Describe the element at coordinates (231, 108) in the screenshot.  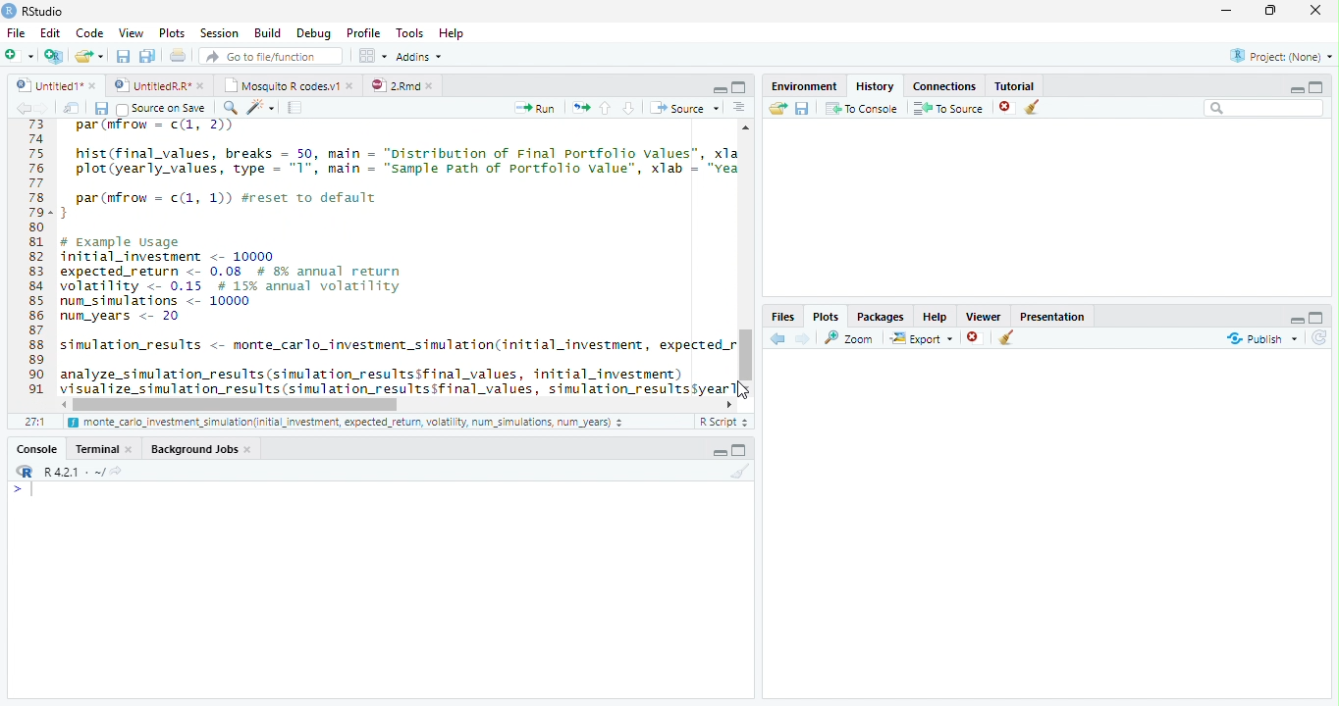
I see `Find and replace` at that location.